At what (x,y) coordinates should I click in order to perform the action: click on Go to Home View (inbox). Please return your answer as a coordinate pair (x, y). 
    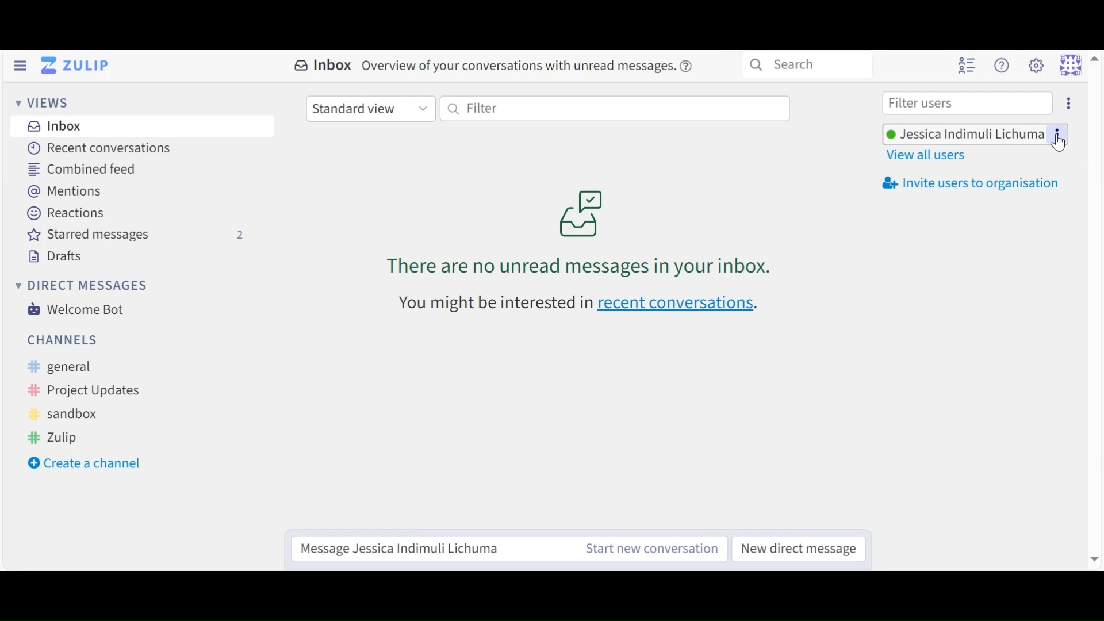
    Looking at the image, I should click on (78, 66).